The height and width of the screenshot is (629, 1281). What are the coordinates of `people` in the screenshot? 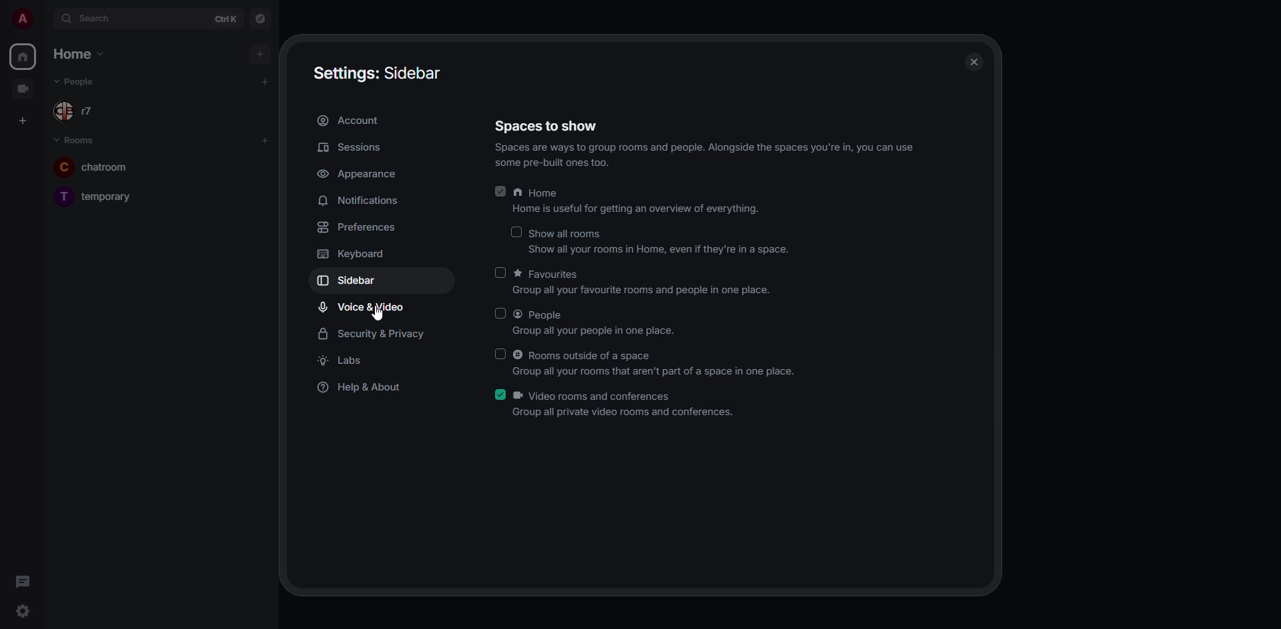 It's located at (597, 322).